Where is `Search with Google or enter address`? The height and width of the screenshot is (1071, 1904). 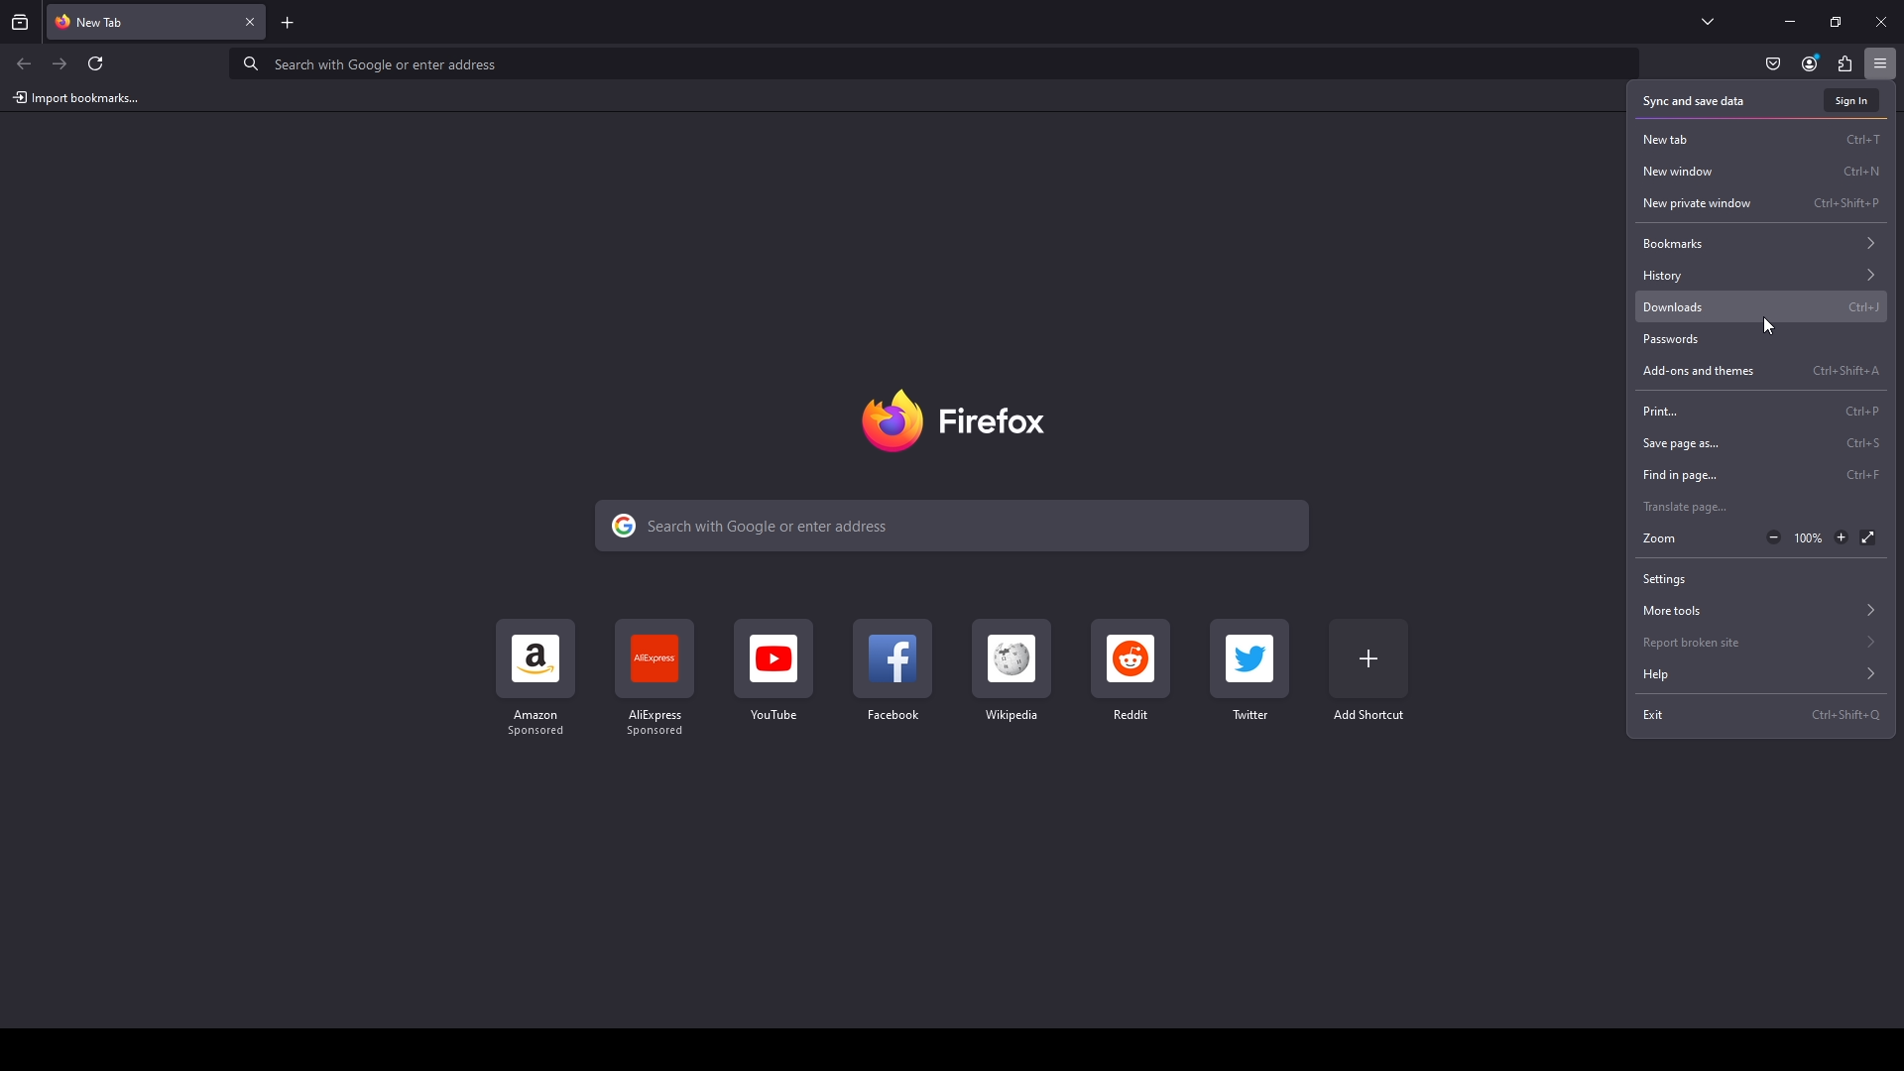
Search with Google or enter address is located at coordinates (950, 525).